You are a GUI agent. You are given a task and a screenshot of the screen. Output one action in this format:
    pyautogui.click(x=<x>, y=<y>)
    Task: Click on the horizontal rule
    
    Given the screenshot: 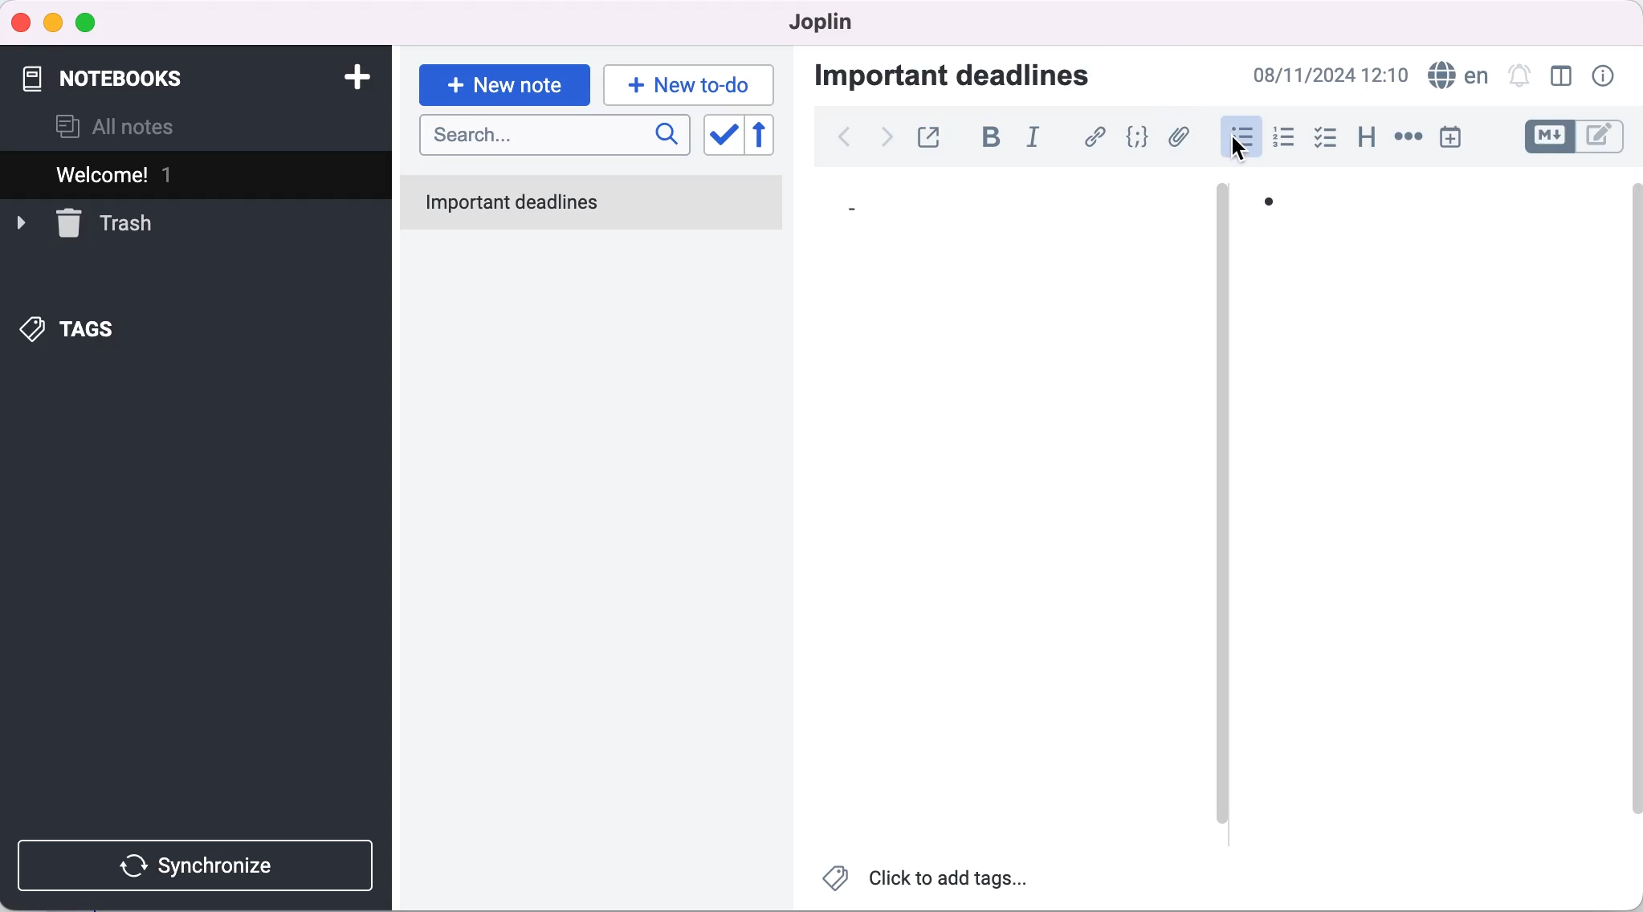 What is the action you would take?
    pyautogui.click(x=1408, y=138)
    